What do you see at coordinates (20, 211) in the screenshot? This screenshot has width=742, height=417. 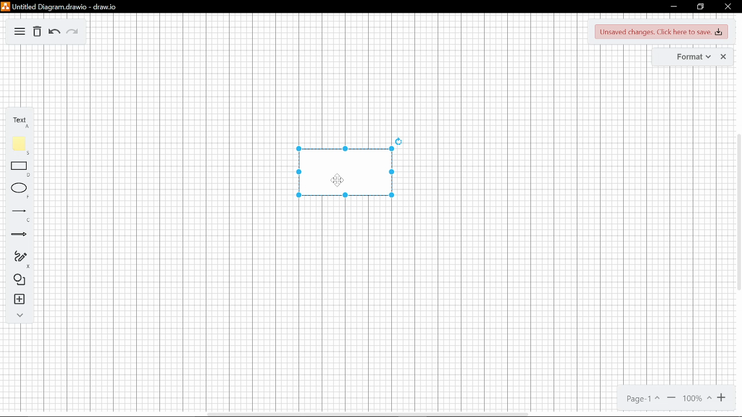 I see `line` at bounding box center [20, 211].